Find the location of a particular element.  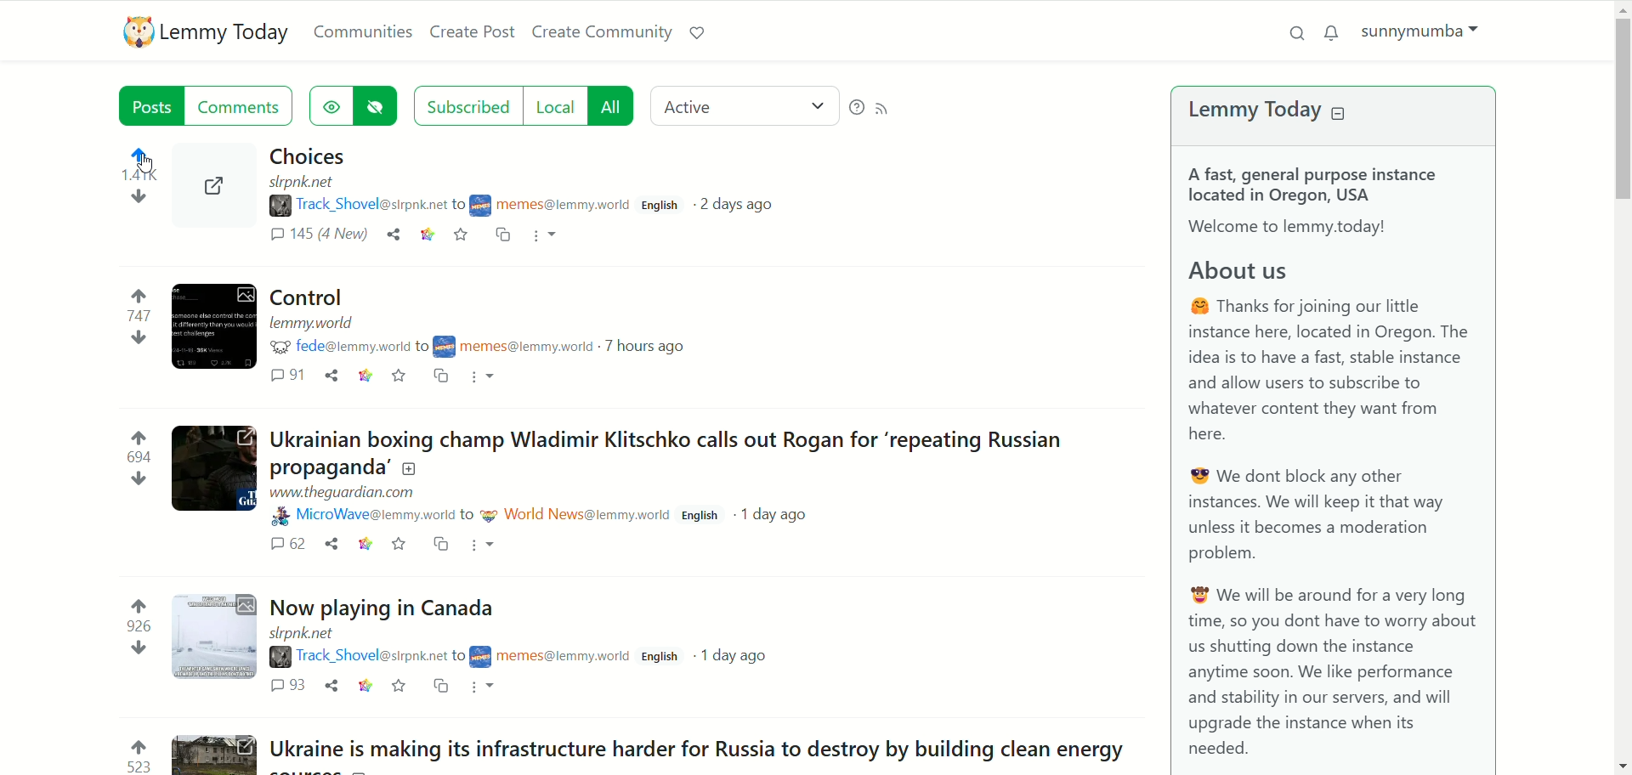

share is located at coordinates (330, 376).